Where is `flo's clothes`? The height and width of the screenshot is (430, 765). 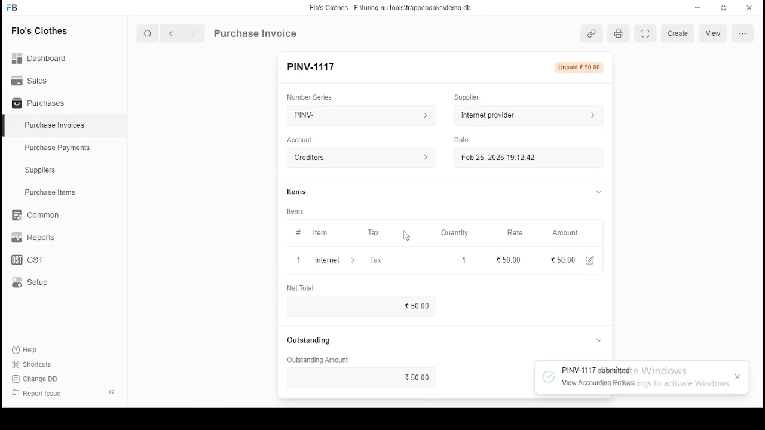 flo's clothes is located at coordinates (41, 30).